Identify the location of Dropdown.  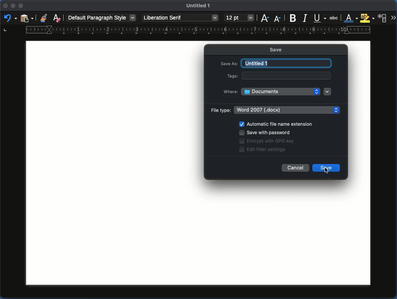
(328, 91).